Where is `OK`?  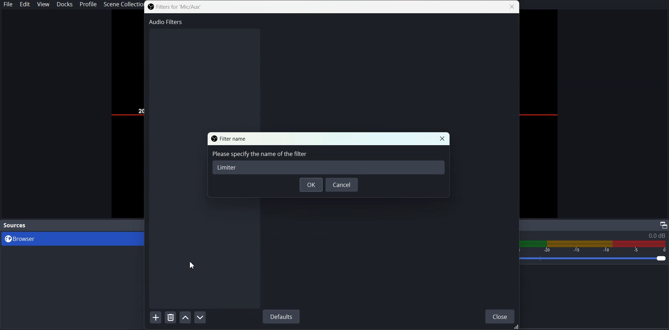 OK is located at coordinates (311, 184).